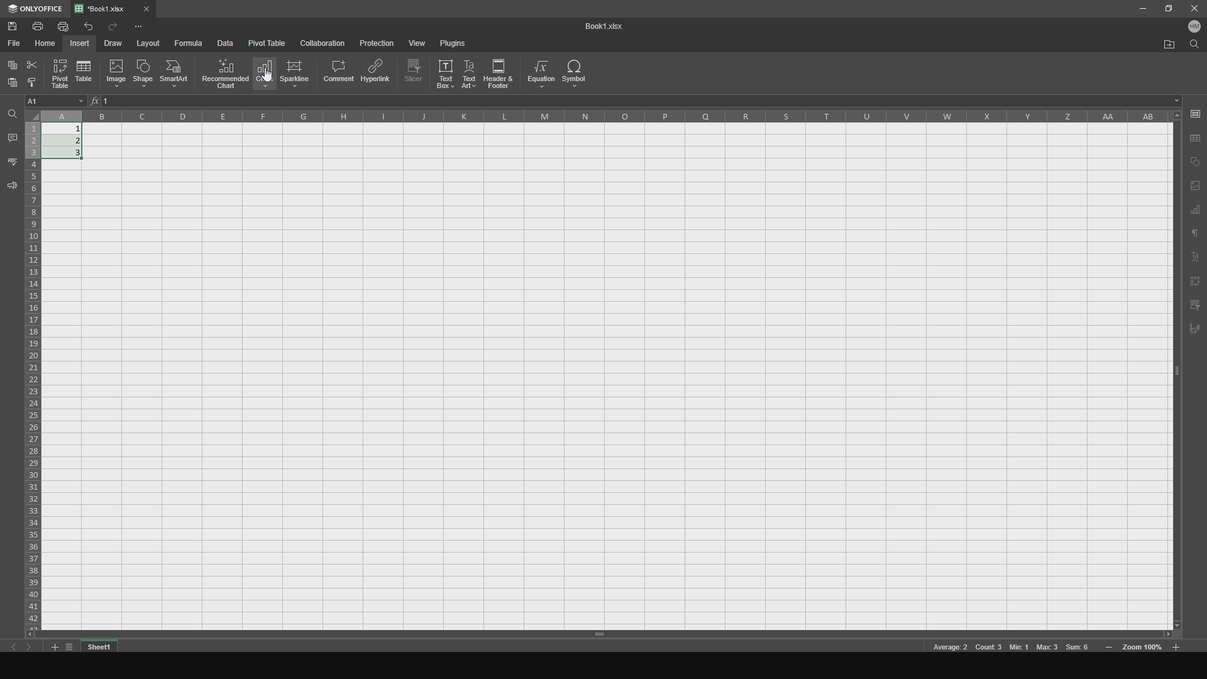  Describe the element at coordinates (57, 72) in the screenshot. I see `pivot table` at that location.